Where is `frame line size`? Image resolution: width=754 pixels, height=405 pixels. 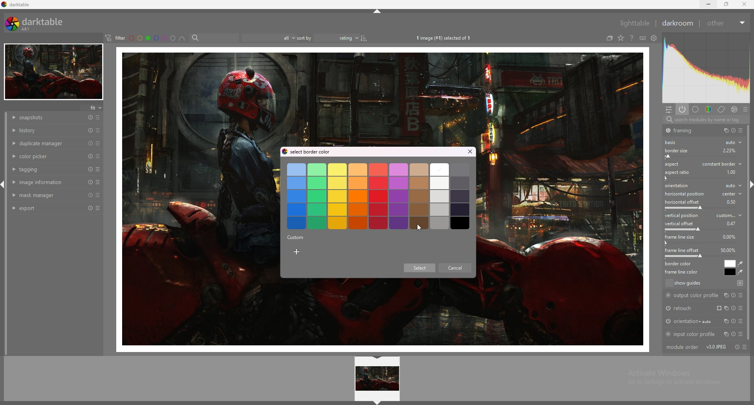 frame line size is located at coordinates (680, 237).